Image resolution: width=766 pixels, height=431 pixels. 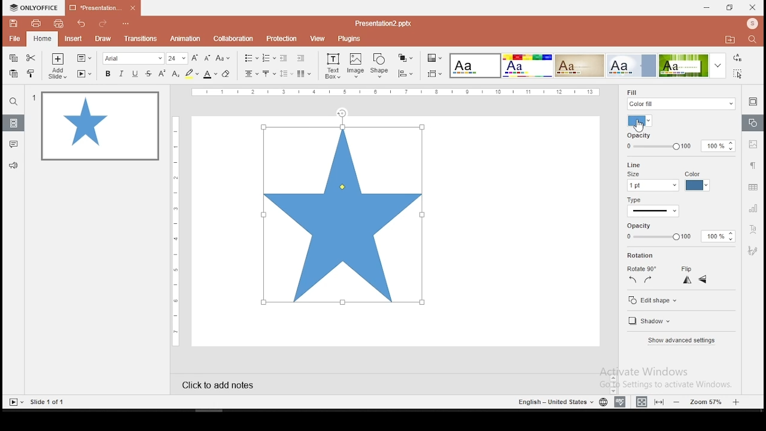 What do you see at coordinates (642, 401) in the screenshot?
I see `fit to width` at bounding box center [642, 401].